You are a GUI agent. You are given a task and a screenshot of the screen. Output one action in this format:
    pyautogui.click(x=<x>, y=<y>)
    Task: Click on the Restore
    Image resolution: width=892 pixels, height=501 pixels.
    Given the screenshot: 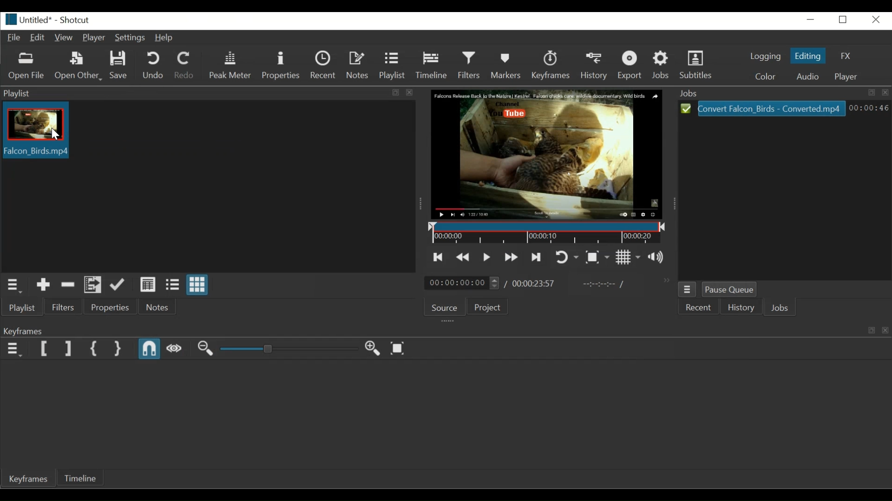 What is the action you would take?
    pyautogui.click(x=394, y=93)
    